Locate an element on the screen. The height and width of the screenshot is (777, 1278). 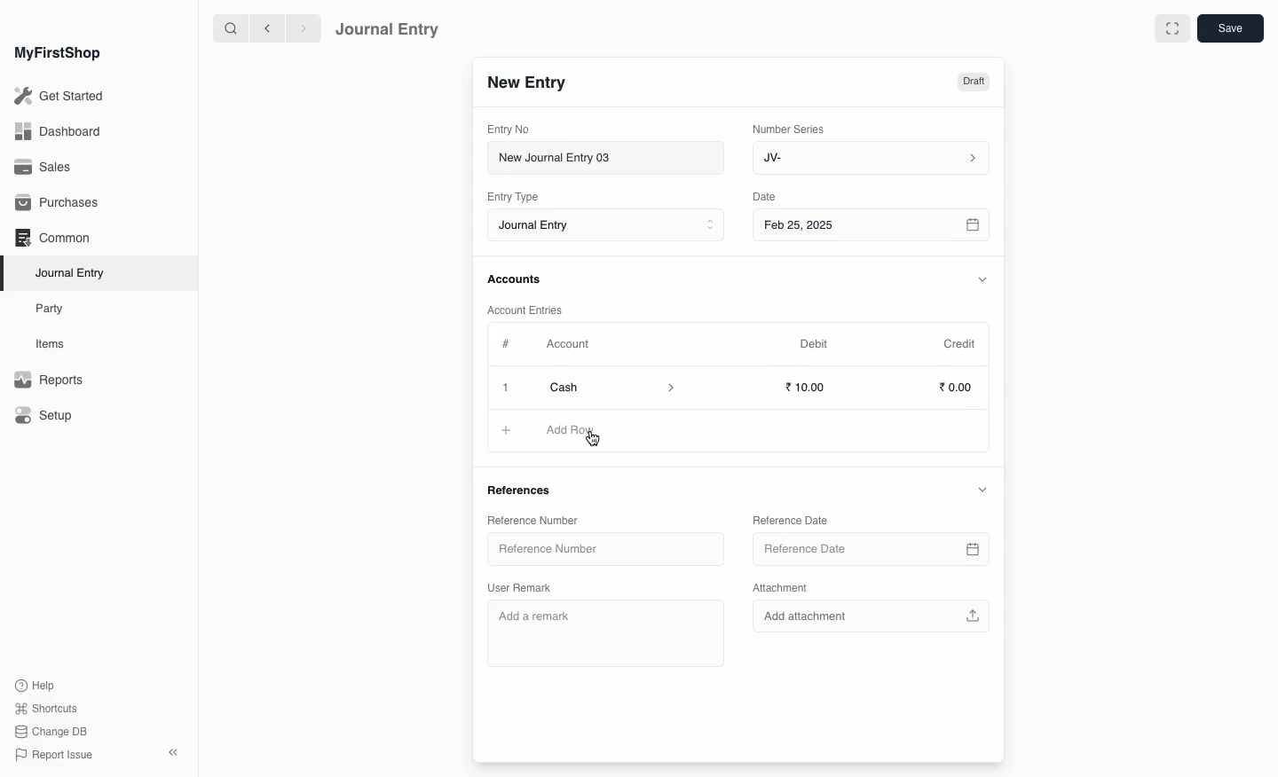
0.00 is located at coordinates (957, 389).